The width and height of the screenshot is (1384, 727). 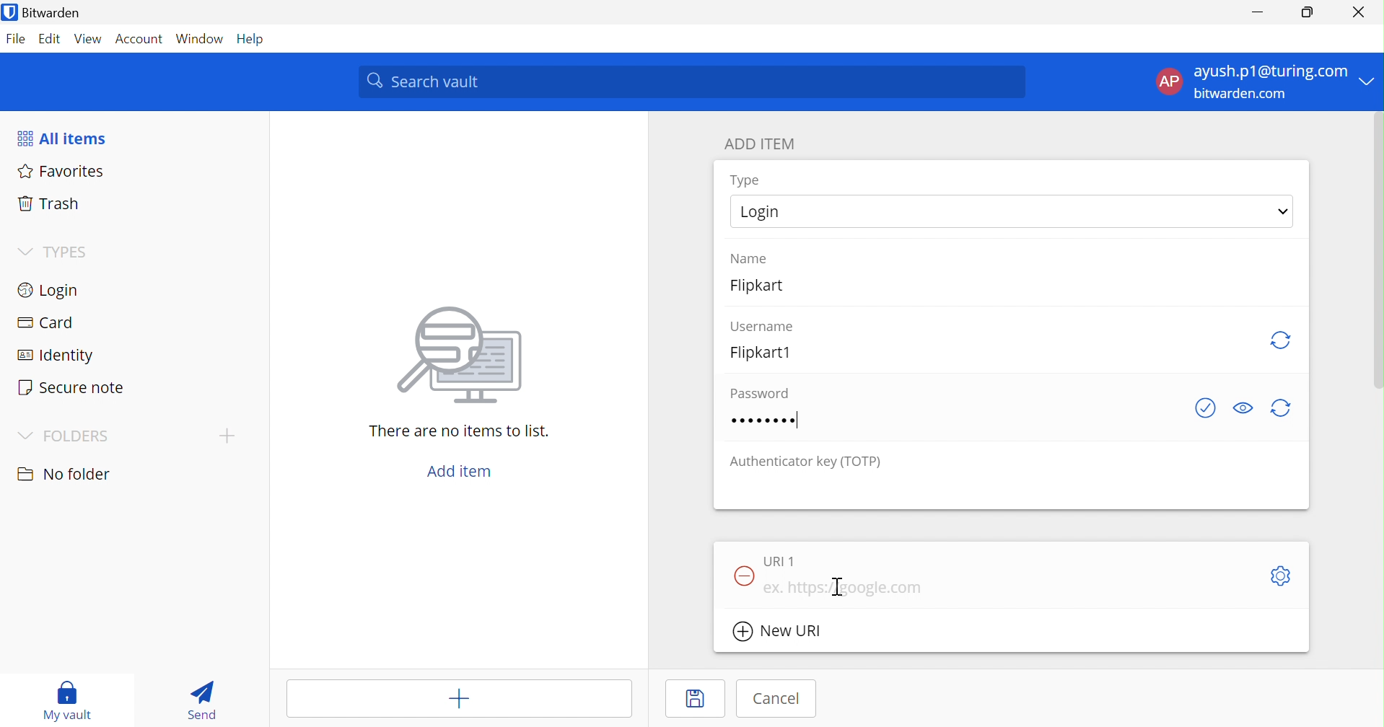 I want to click on Username, so click(x=763, y=325).